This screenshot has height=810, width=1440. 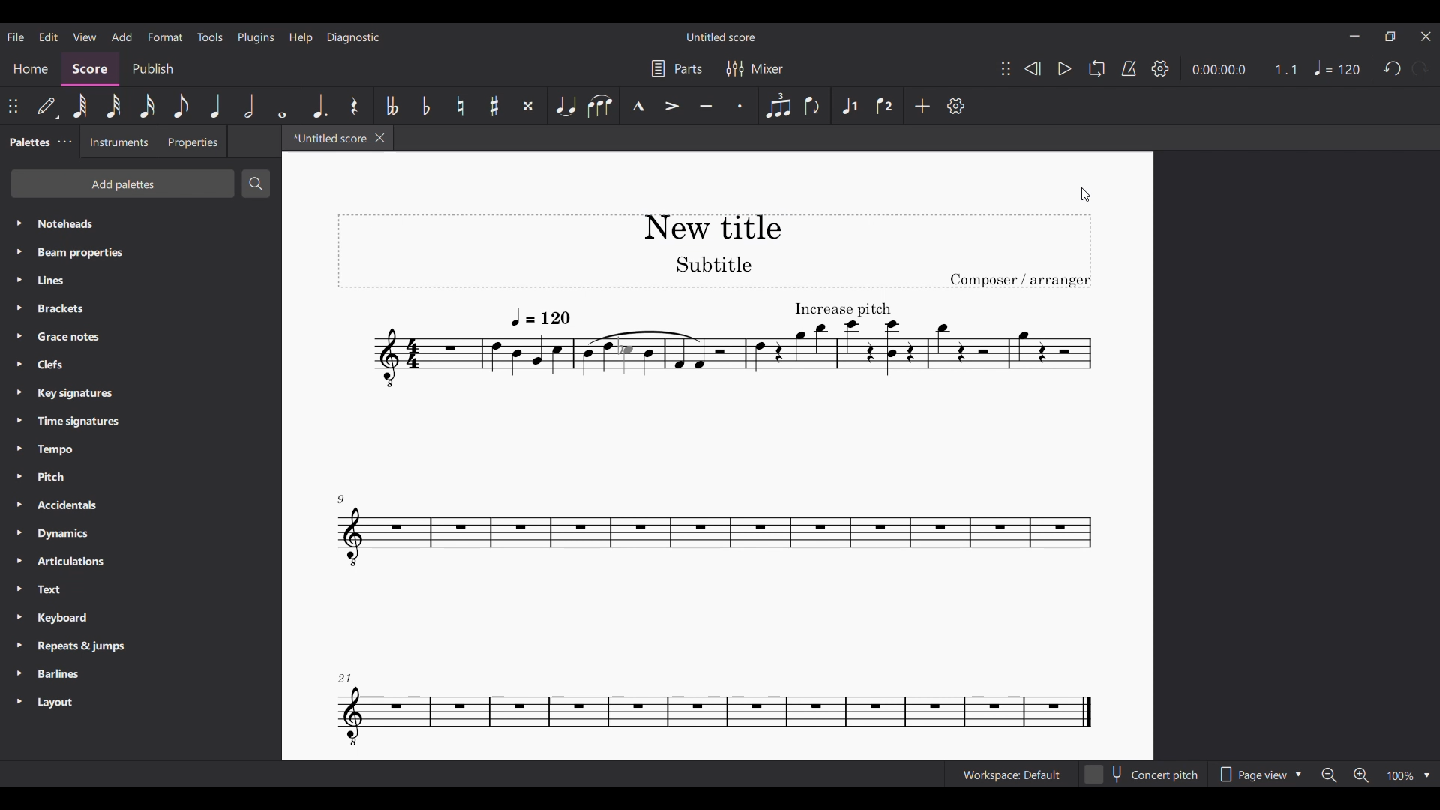 What do you see at coordinates (141, 617) in the screenshot?
I see `Keyboard` at bounding box center [141, 617].